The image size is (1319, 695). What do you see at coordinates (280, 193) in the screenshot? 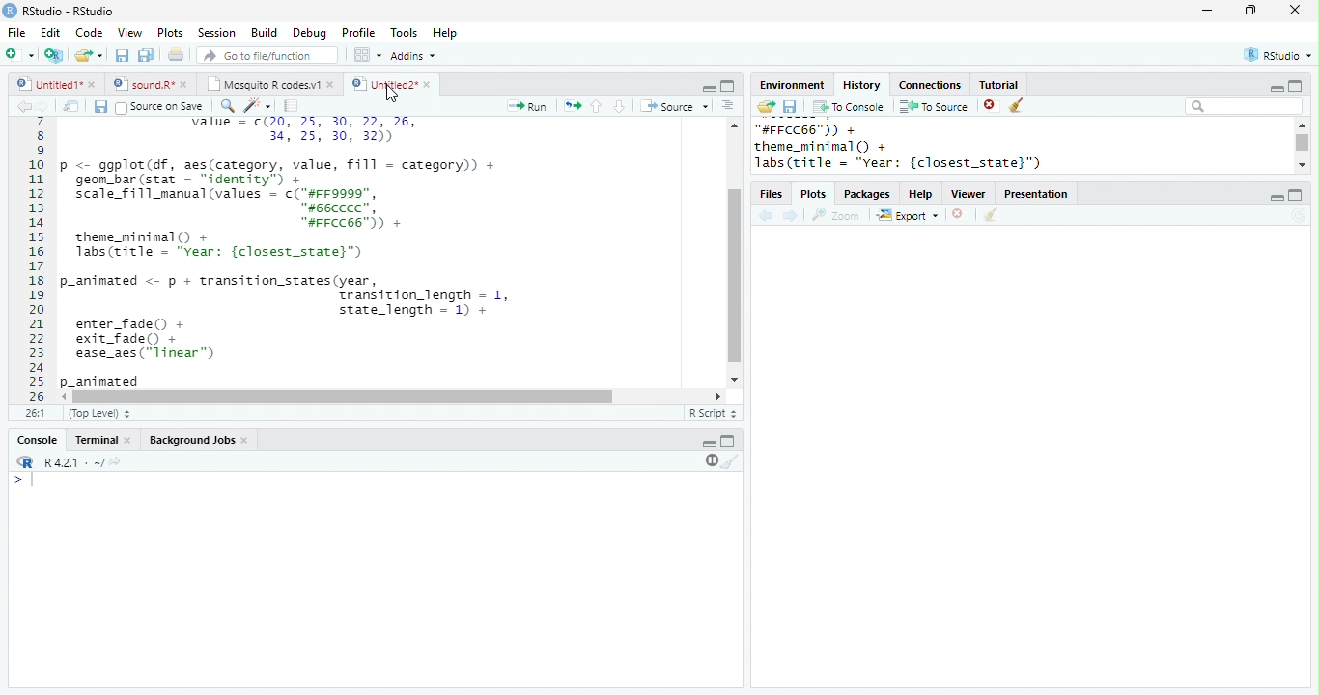
I see `p <- ggplot(df, aes(category, value, fill = category)) +geom_bar (stat = “identity” +scale_fill_manual (values = c("#FF9999",#66cCCC”,“#FFCC66")) +` at bounding box center [280, 193].